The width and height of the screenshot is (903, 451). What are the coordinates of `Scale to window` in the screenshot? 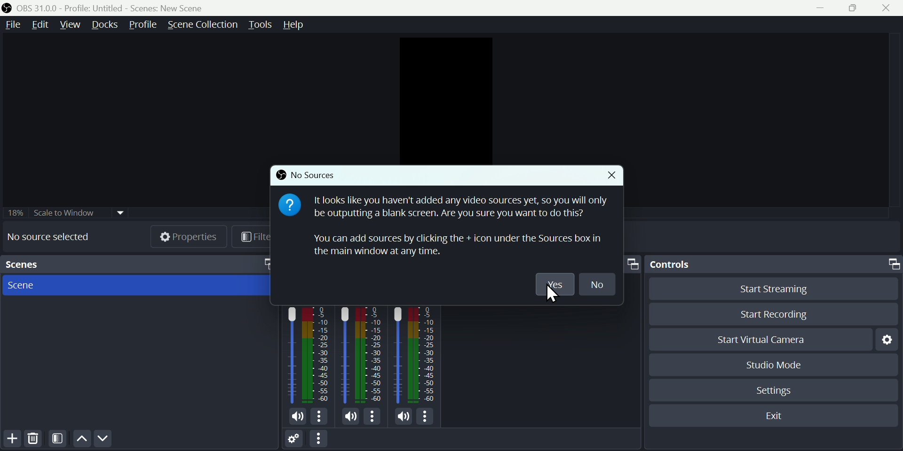 It's located at (71, 211).